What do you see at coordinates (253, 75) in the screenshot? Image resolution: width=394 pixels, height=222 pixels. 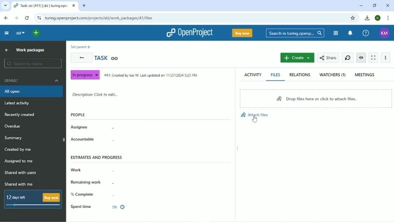 I see `Activity` at bounding box center [253, 75].